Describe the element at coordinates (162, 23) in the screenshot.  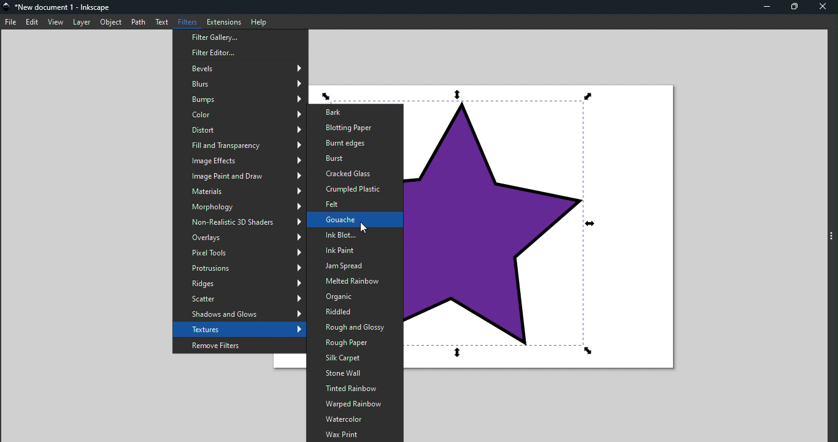
I see `Text` at that location.